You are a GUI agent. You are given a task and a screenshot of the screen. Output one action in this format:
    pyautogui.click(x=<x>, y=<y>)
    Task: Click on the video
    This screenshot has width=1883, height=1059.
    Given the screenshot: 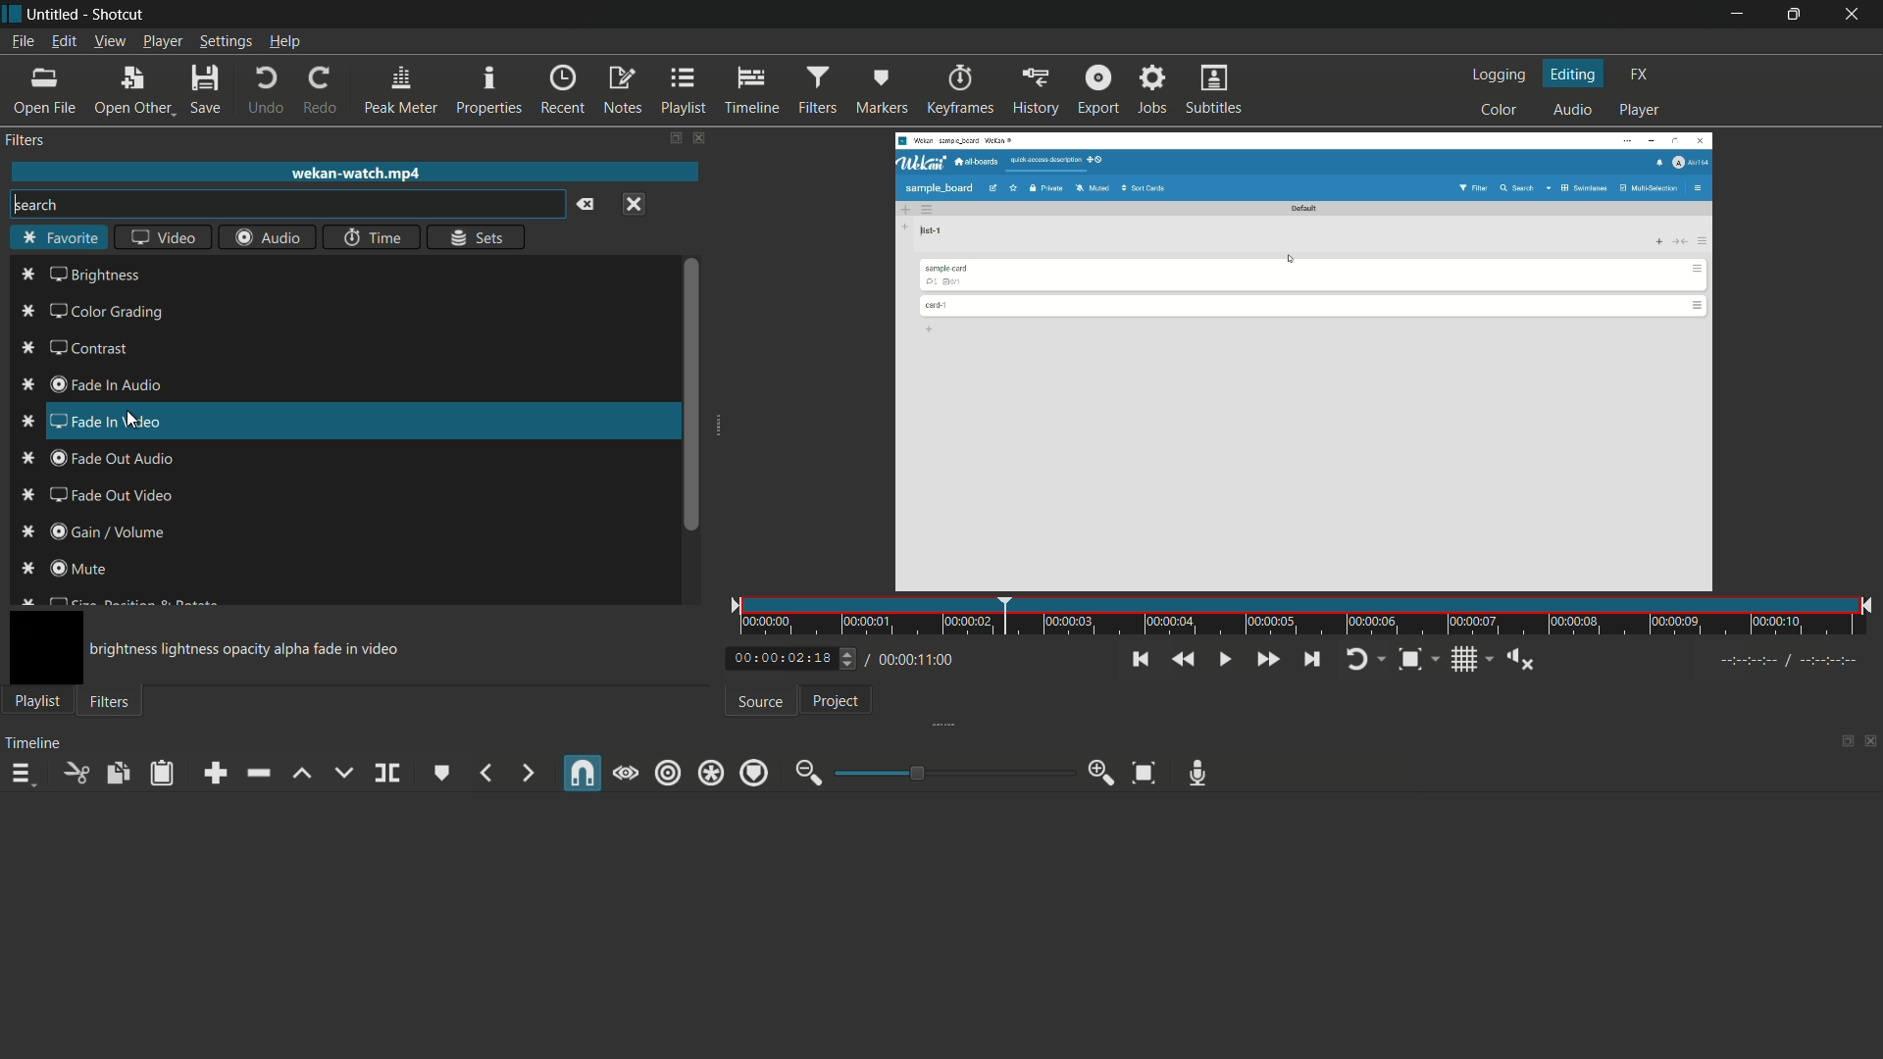 What is the action you would take?
    pyautogui.click(x=164, y=236)
    